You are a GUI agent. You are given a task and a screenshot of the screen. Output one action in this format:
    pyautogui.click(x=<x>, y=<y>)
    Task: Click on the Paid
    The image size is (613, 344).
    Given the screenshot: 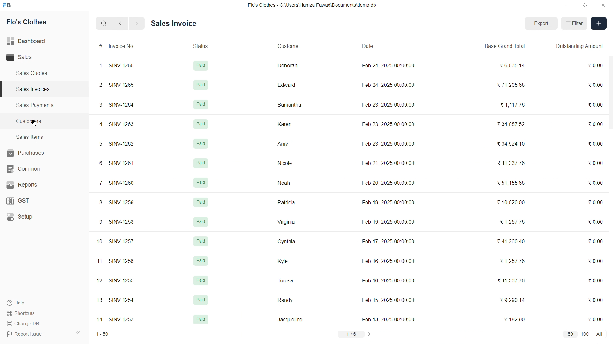 What is the action you would take?
    pyautogui.click(x=200, y=163)
    